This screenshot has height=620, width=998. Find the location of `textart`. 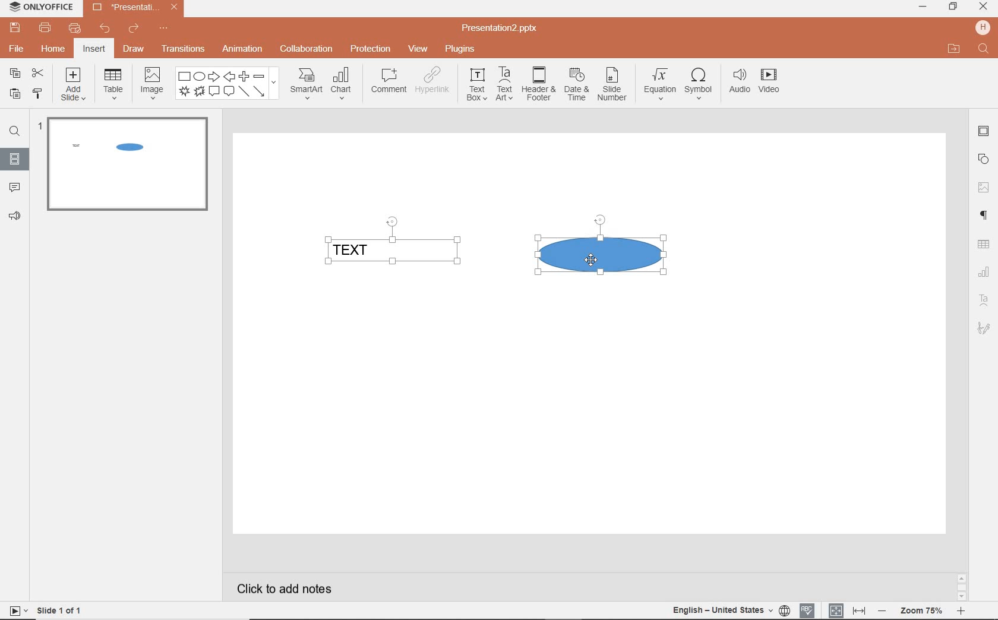

textart is located at coordinates (503, 83).